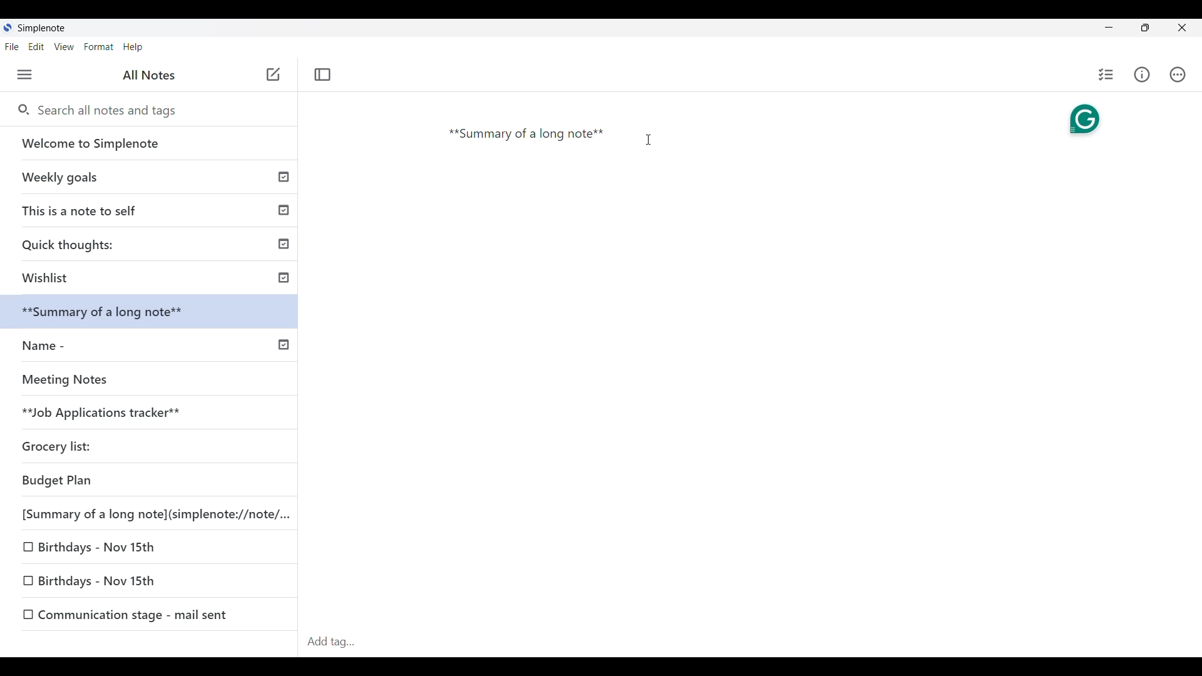  I want to click on Info, so click(1142, 74).